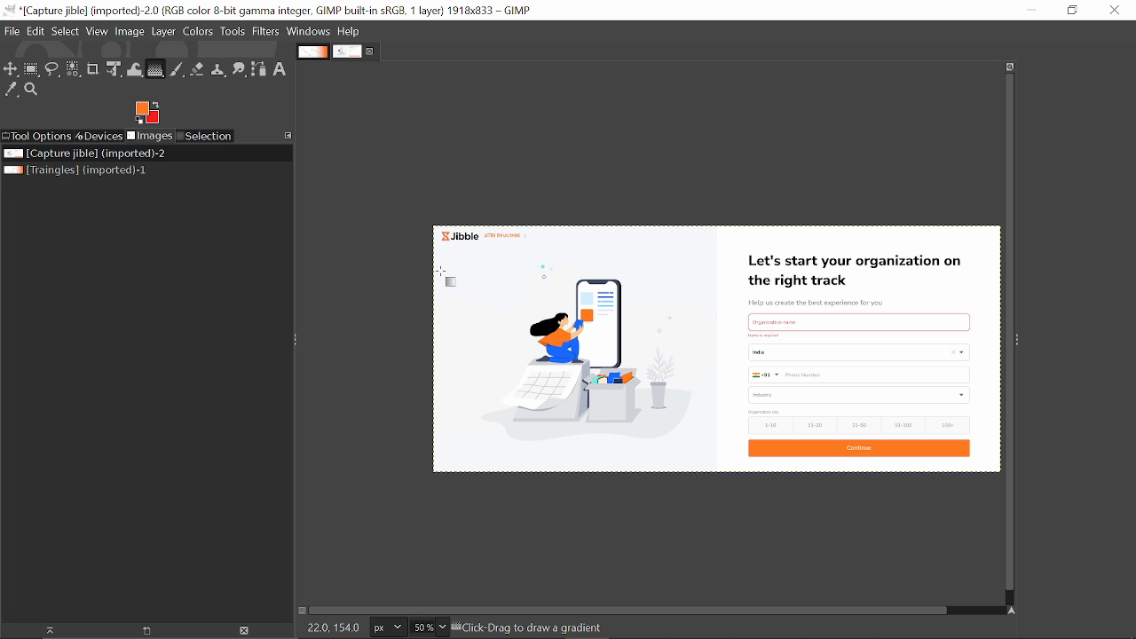  What do you see at coordinates (288, 136) in the screenshot?
I see `Configure this tab` at bounding box center [288, 136].